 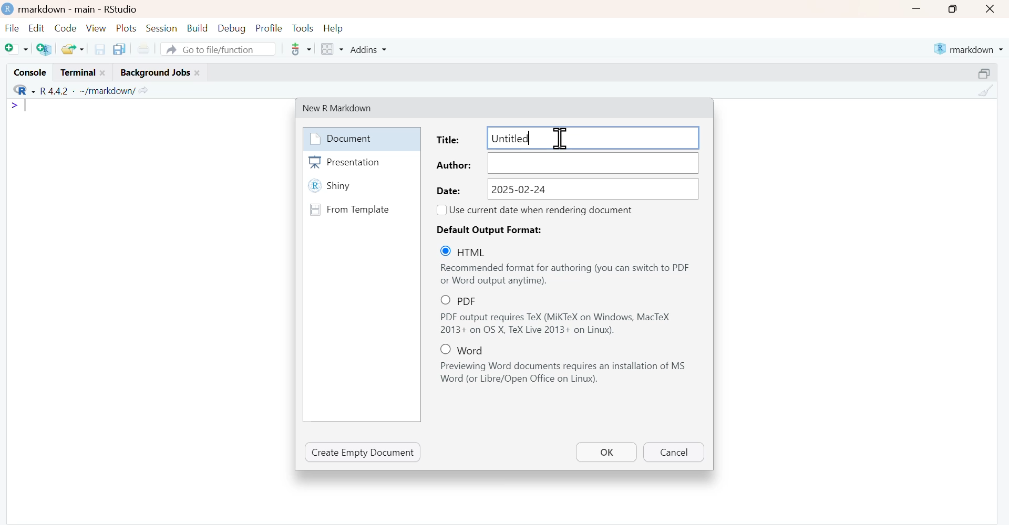 What do you see at coordinates (494, 229) in the screenshot?
I see `Default Output Format:` at bounding box center [494, 229].